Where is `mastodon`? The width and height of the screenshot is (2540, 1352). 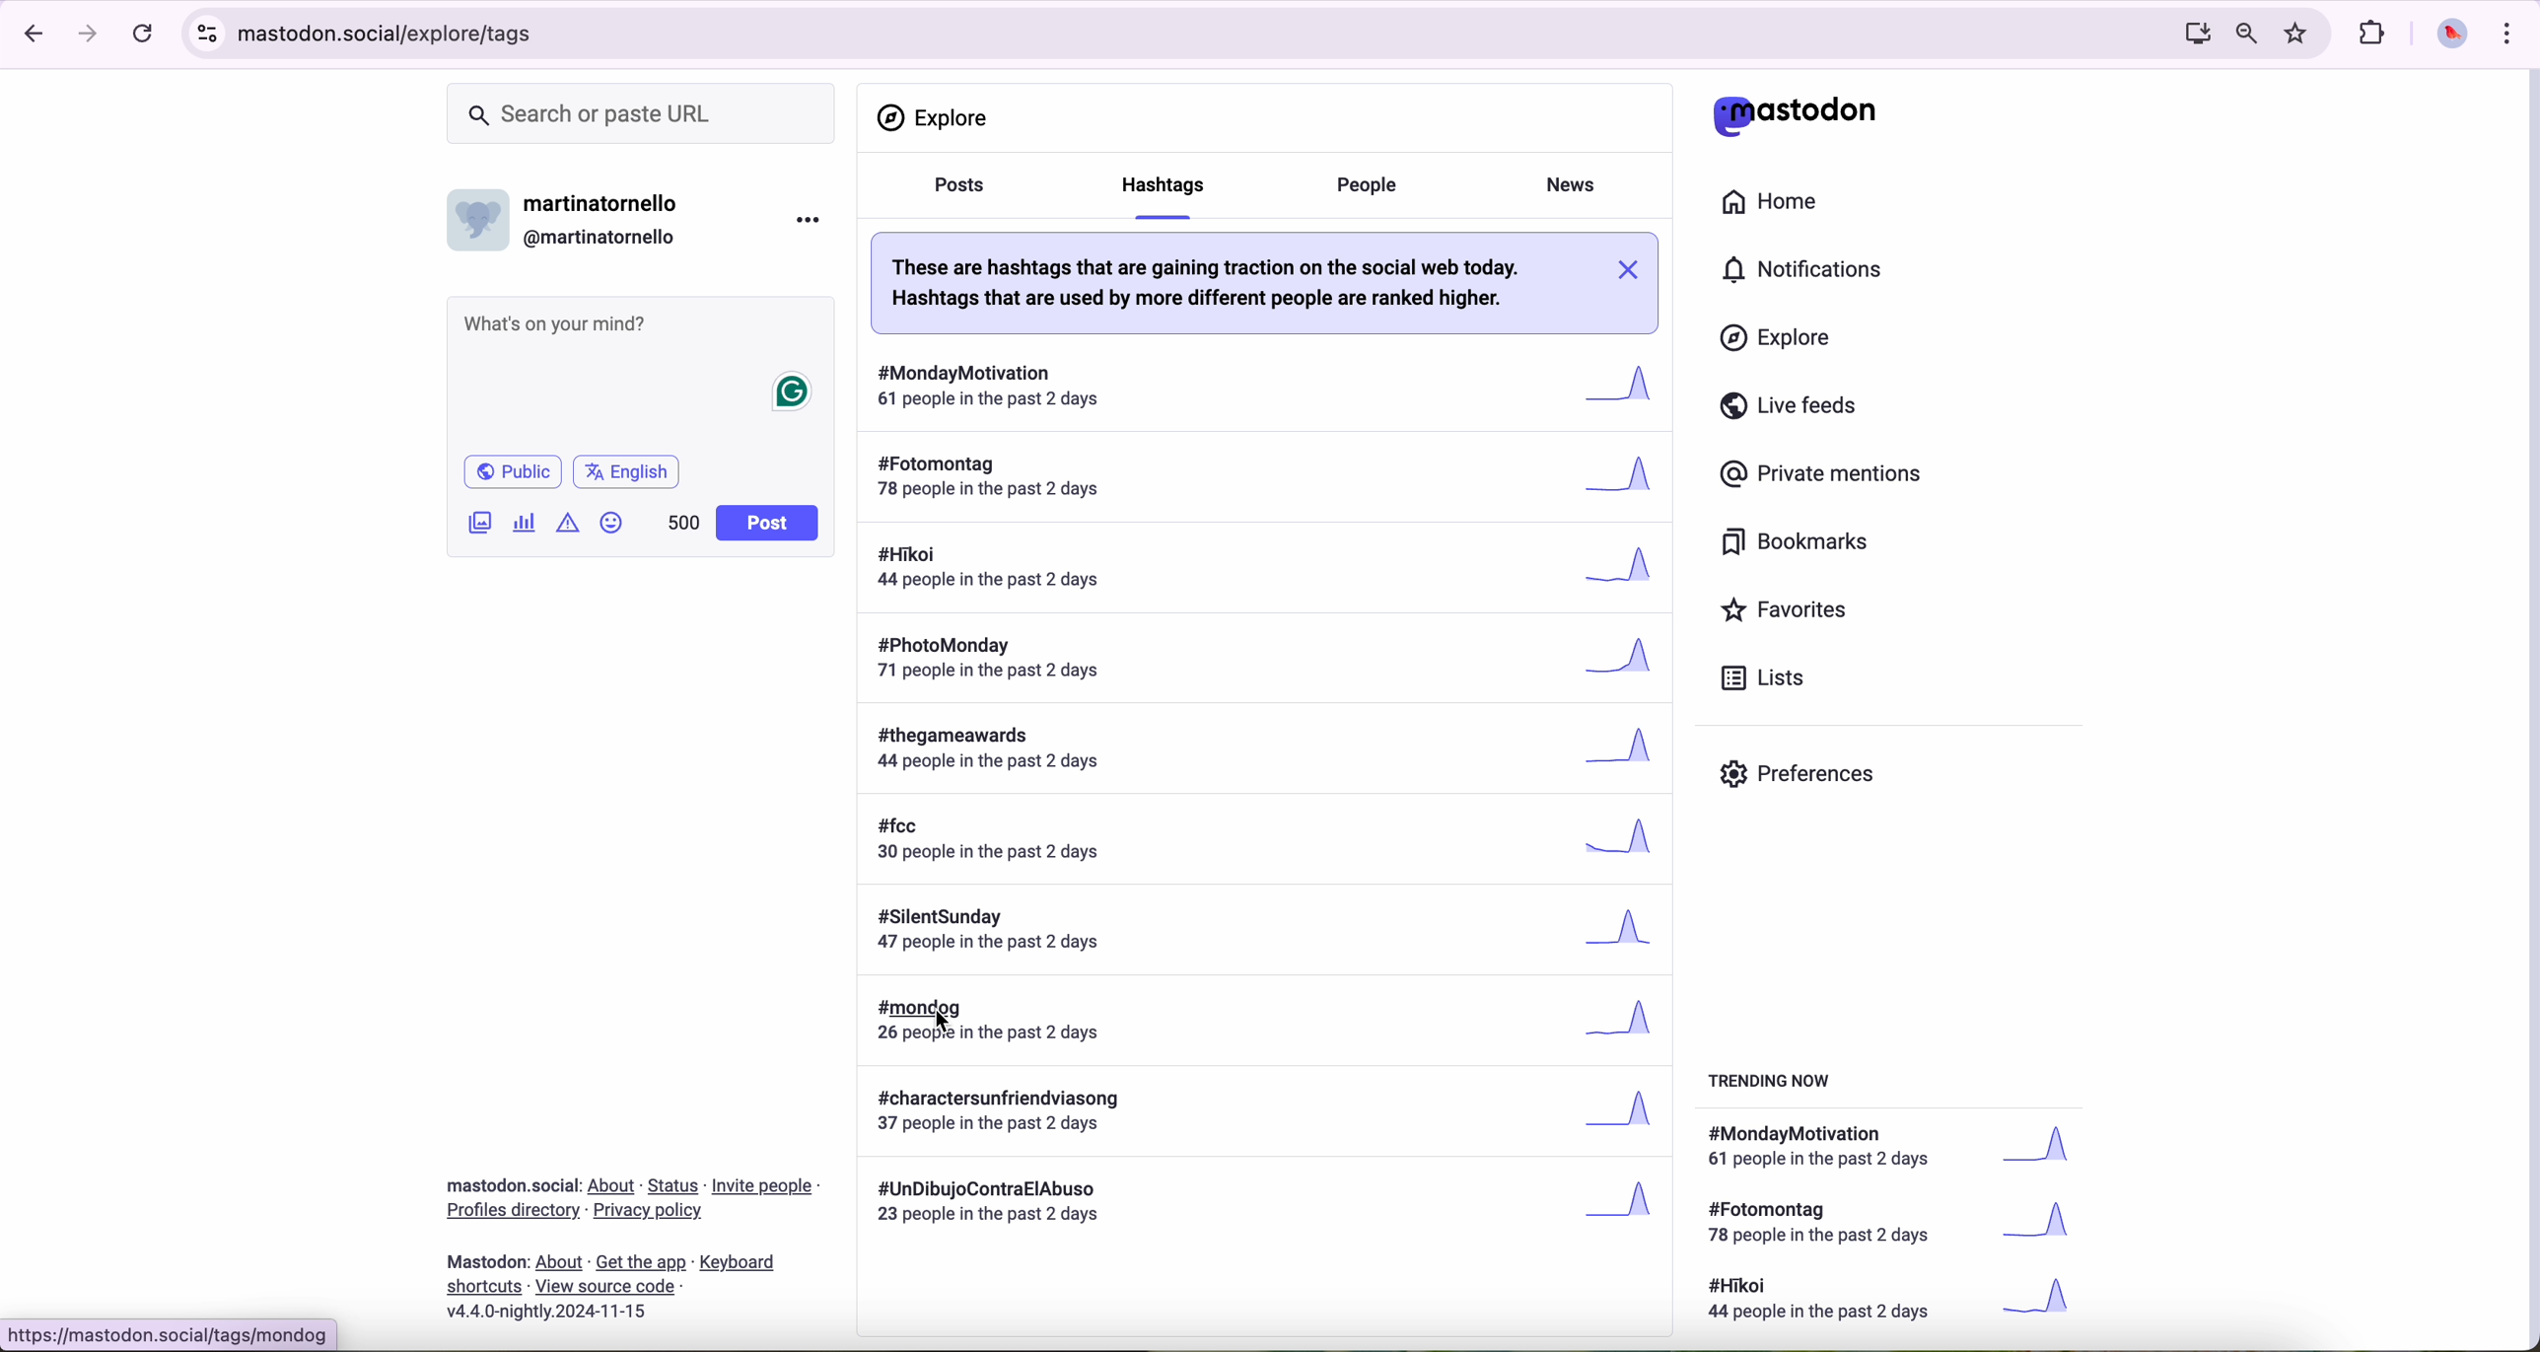
mastodon is located at coordinates (489, 1261).